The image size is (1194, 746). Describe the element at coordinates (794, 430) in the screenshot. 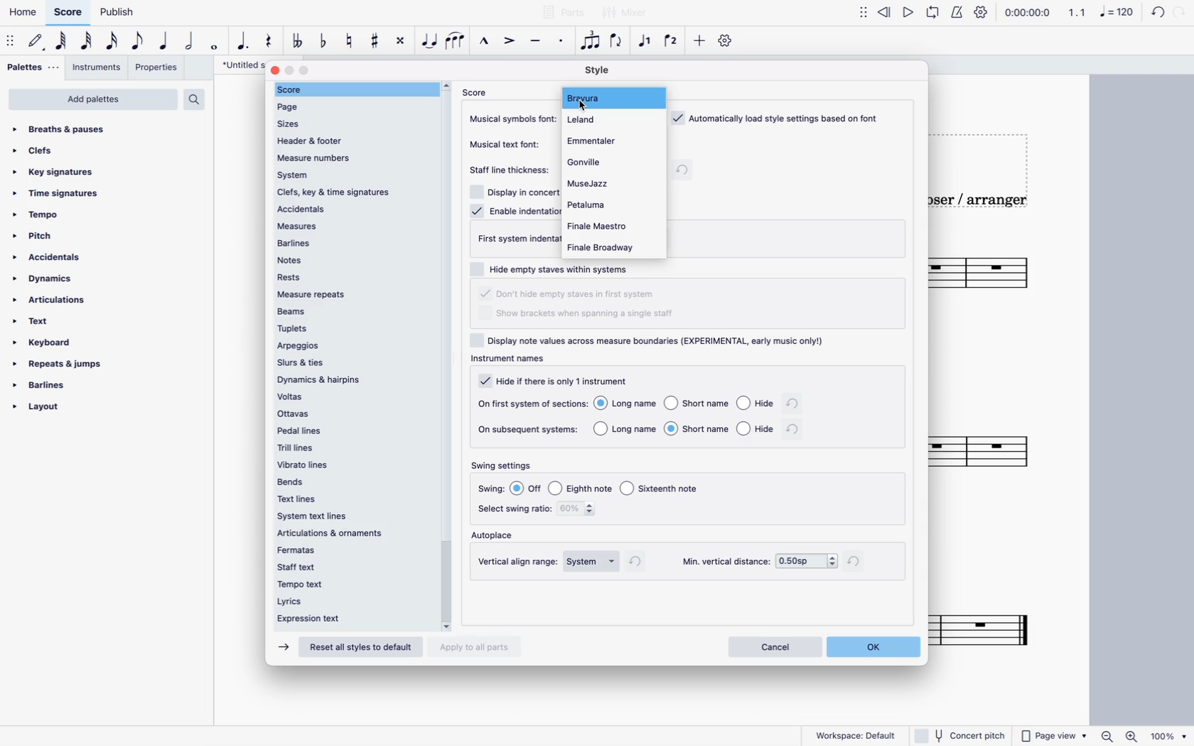

I see `refresh` at that location.